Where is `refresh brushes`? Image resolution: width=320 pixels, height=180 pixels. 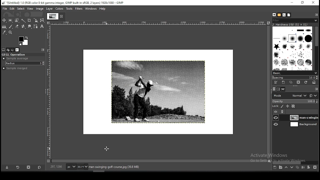 refresh brushes is located at coordinates (306, 82).